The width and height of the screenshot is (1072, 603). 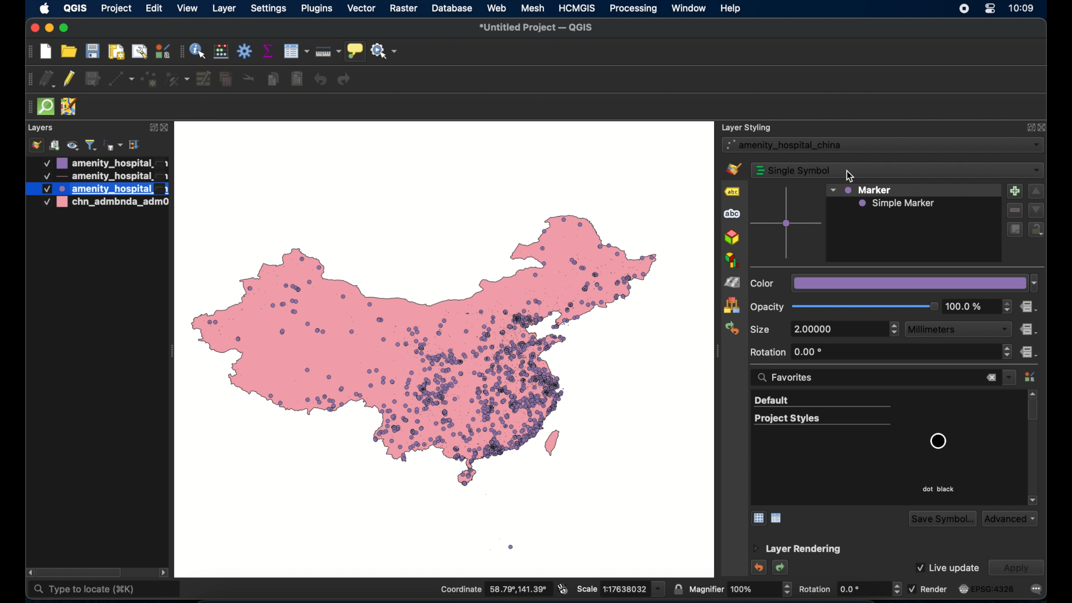 What do you see at coordinates (165, 573) in the screenshot?
I see `scroll right arrow` at bounding box center [165, 573].